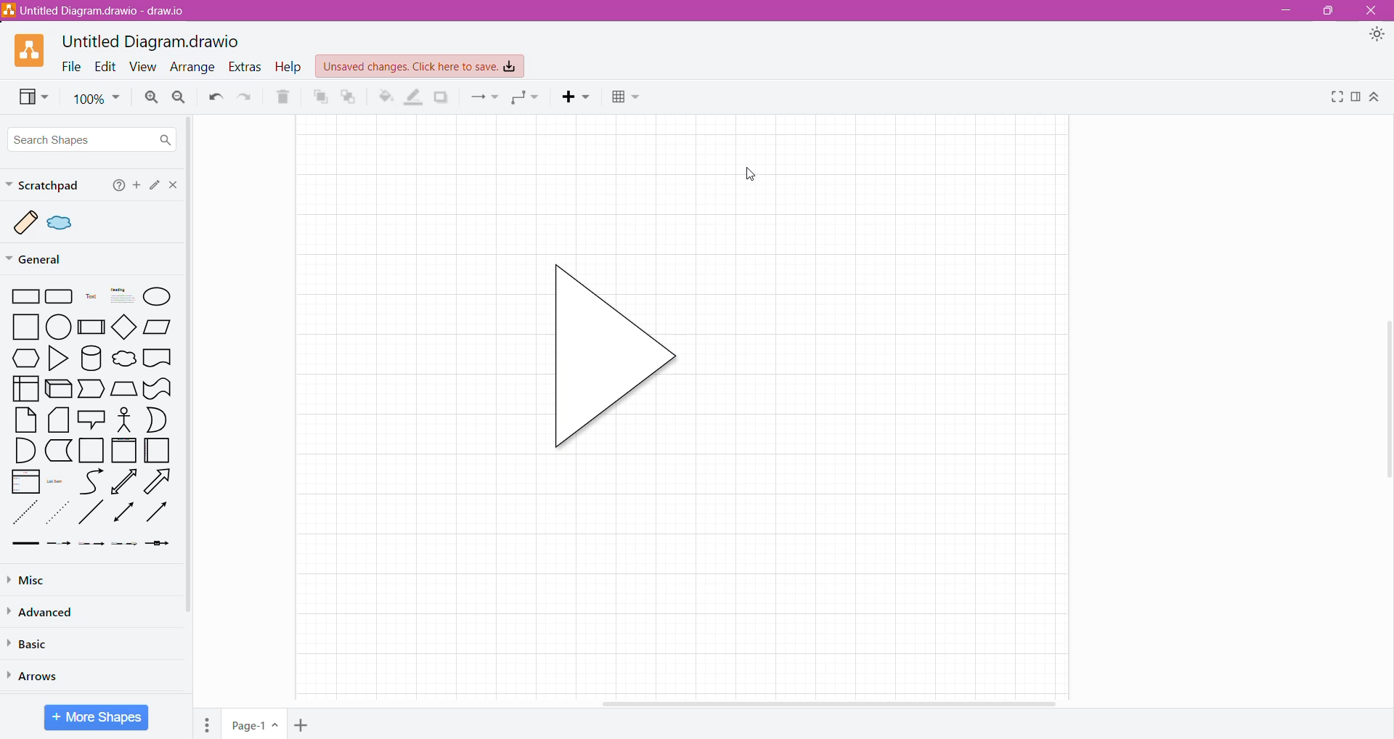 Image resolution: width=1394 pixels, height=739 pixels. Describe the element at coordinates (71, 67) in the screenshot. I see `File` at that location.